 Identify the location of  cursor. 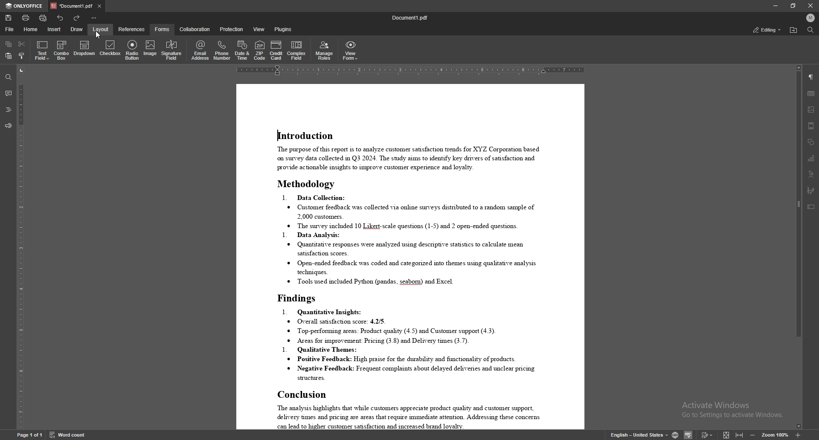
(99, 38).